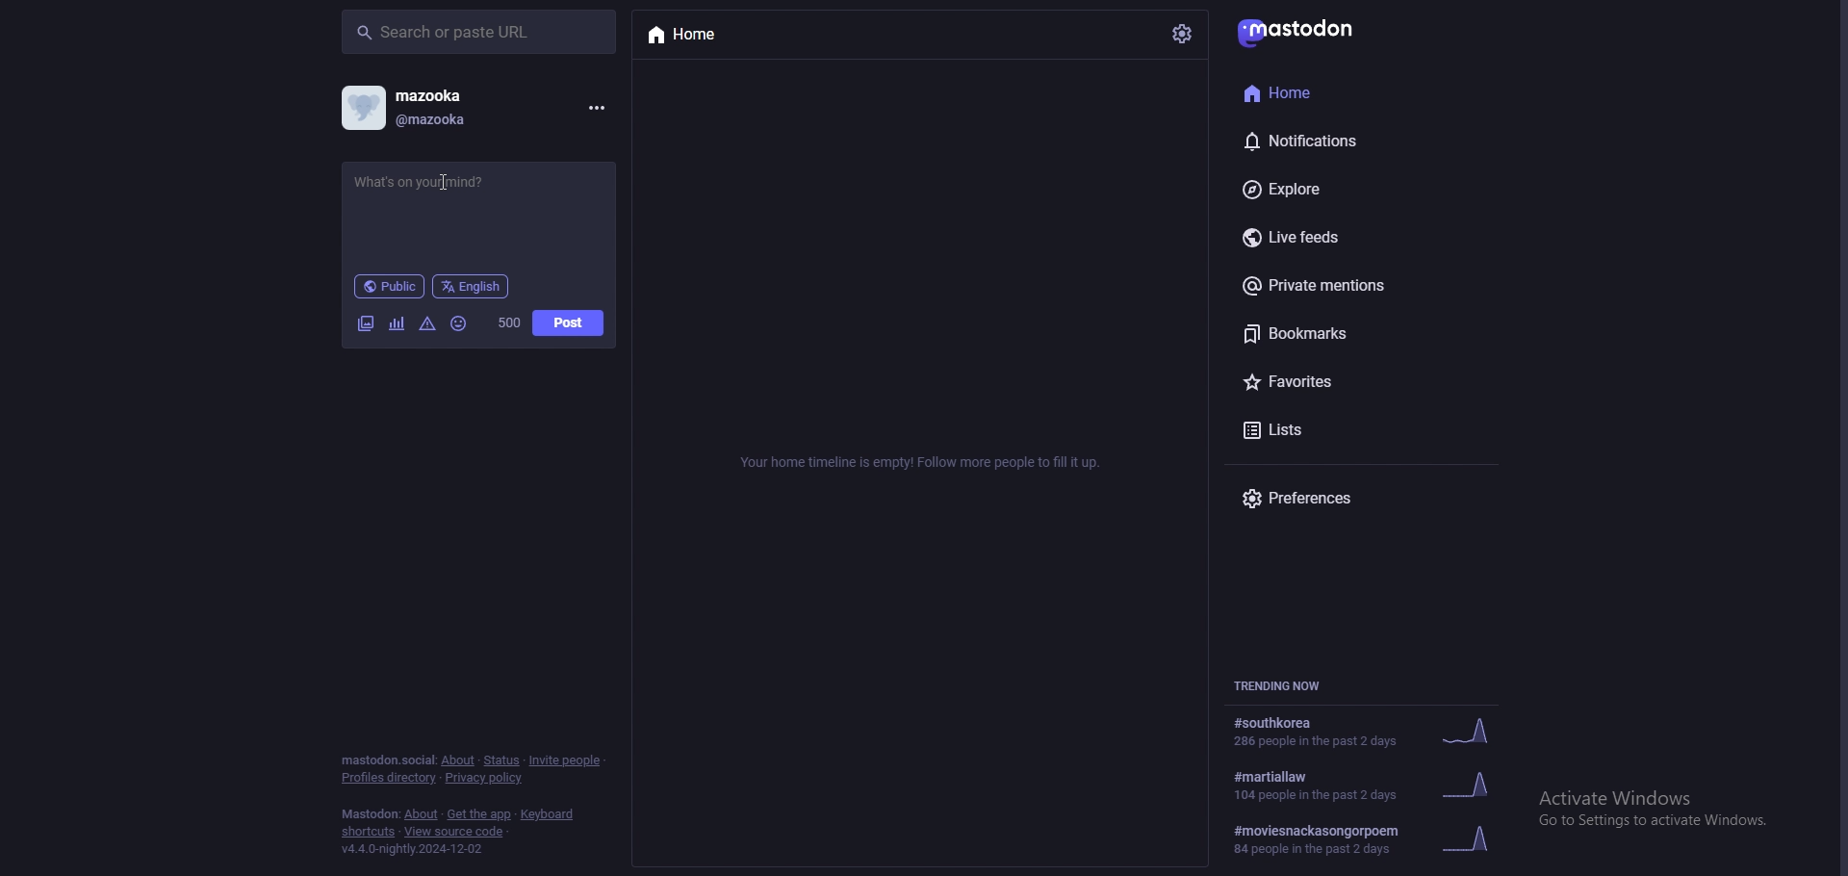  I want to click on view source code, so click(457, 832).